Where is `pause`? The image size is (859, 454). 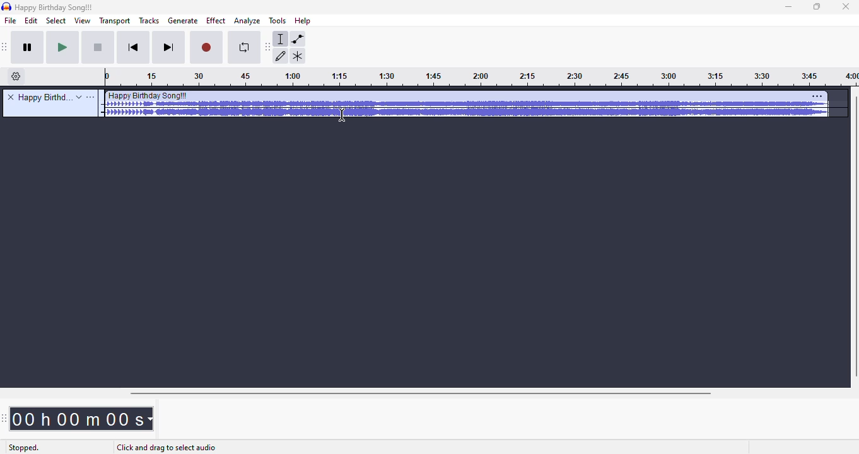
pause is located at coordinates (30, 49).